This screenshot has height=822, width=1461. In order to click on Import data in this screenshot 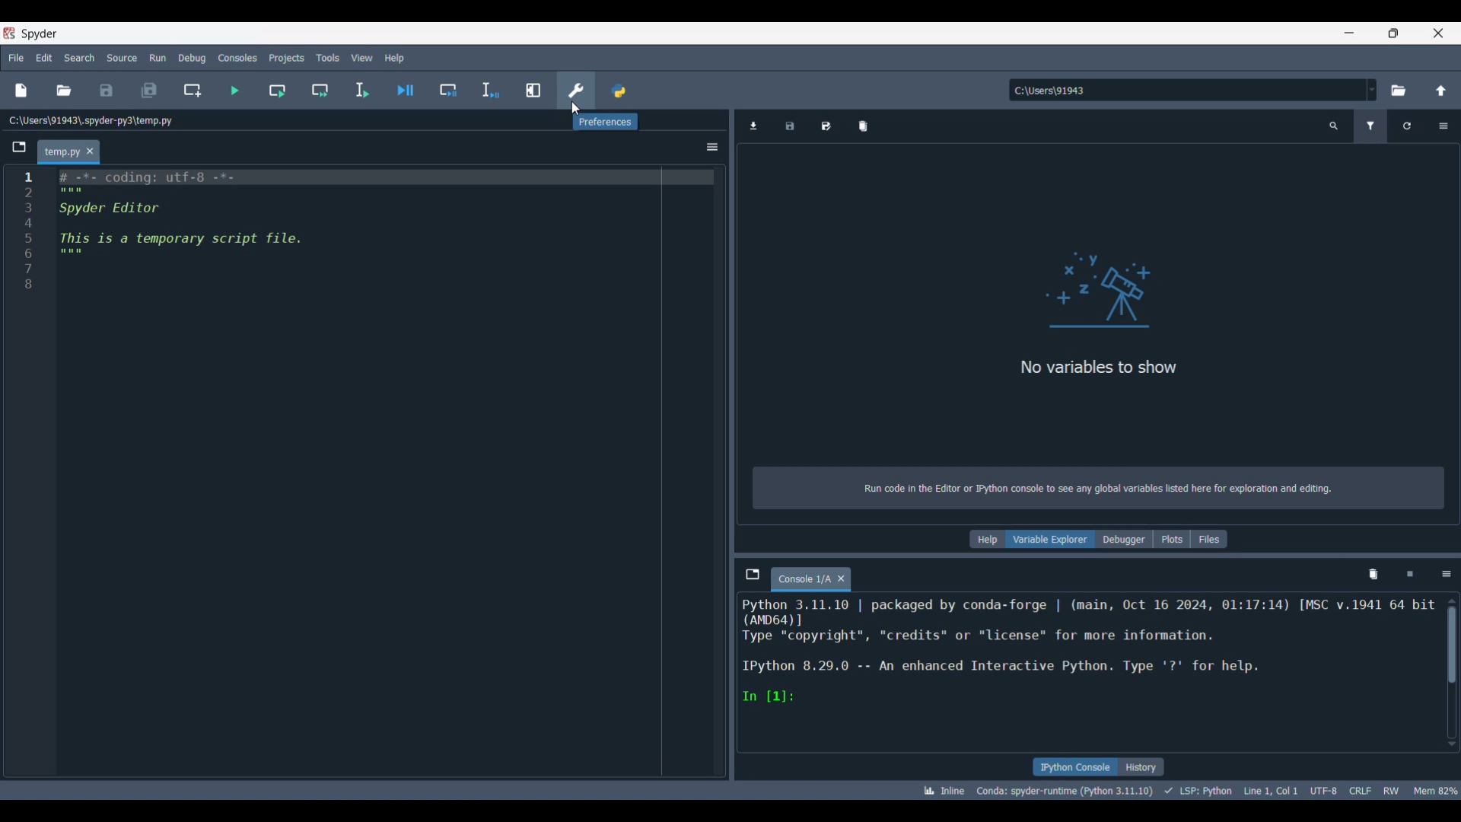, I will do `click(753, 126)`.